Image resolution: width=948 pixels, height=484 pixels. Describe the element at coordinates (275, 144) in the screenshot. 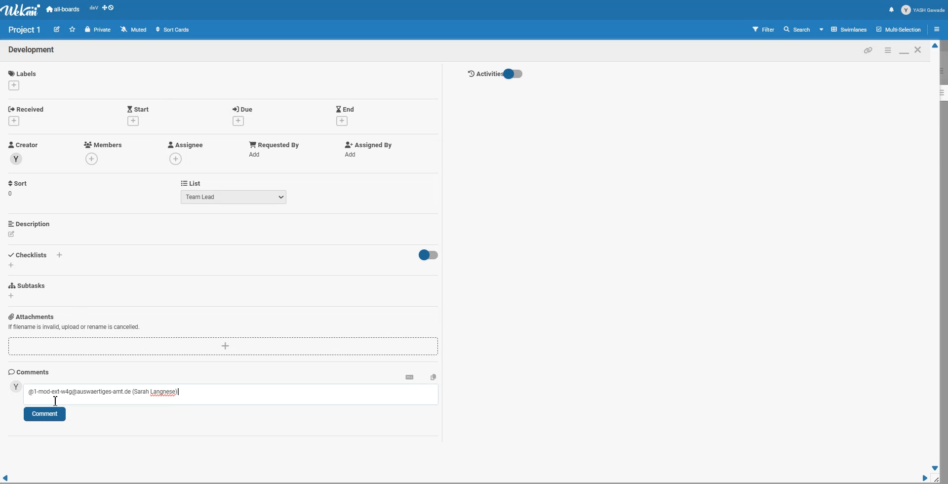

I see `Add Requested by` at that location.